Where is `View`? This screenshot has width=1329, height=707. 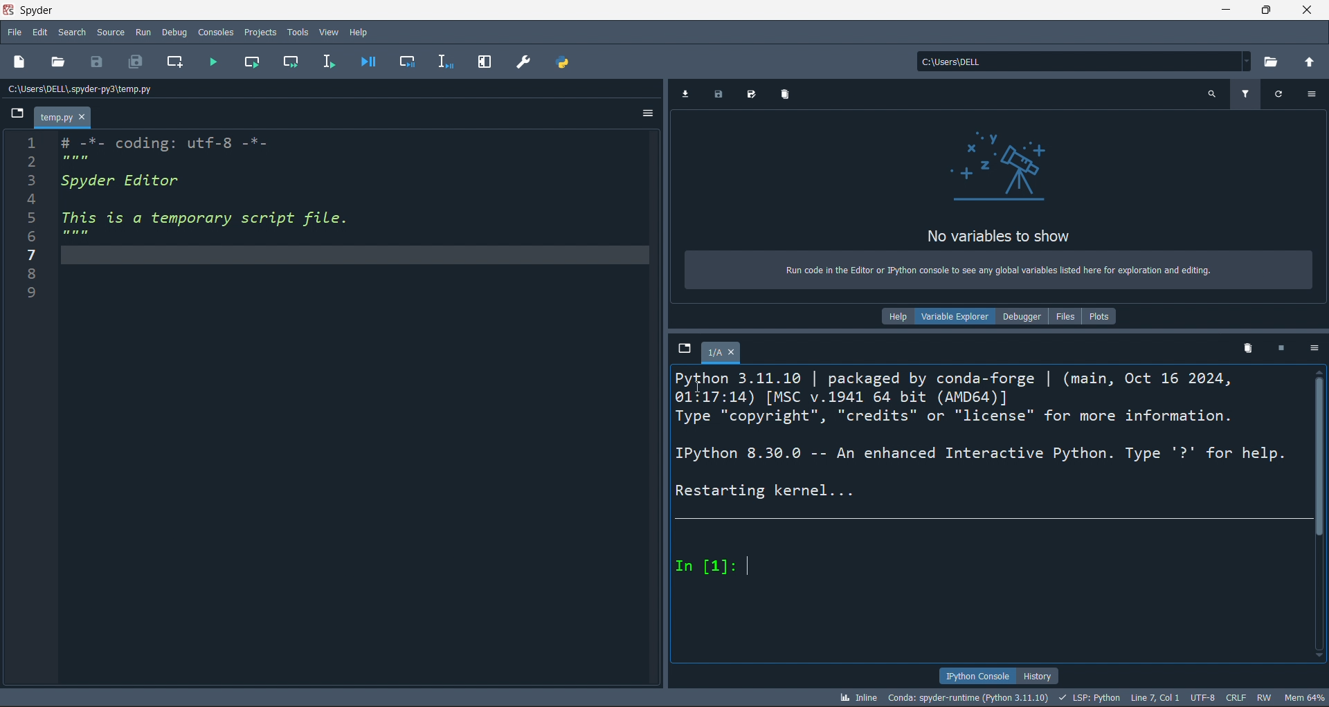
View is located at coordinates (327, 33).